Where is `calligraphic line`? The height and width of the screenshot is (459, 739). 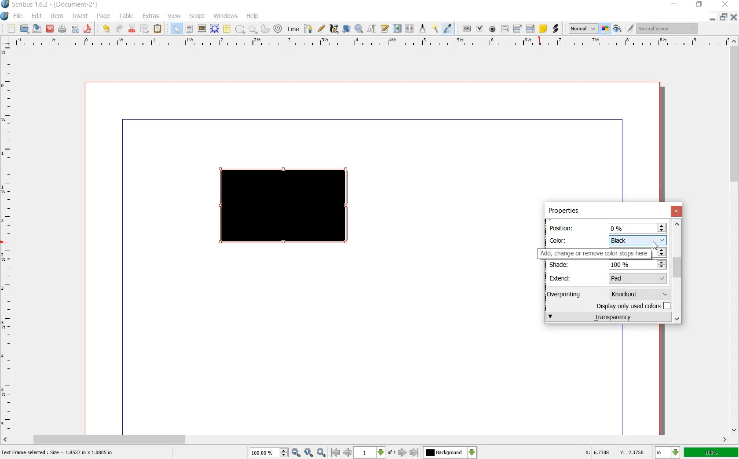 calligraphic line is located at coordinates (334, 28).